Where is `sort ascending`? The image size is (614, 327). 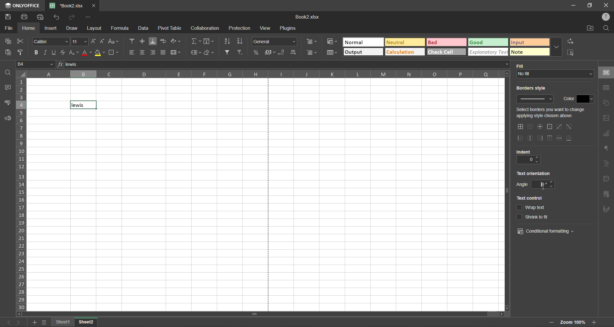 sort ascending is located at coordinates (228, 40).